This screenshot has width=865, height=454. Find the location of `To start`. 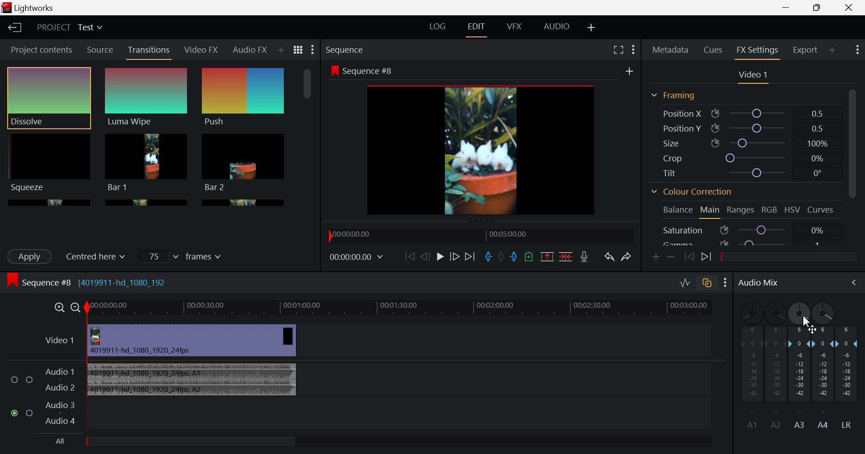

To start is located at coordinates (409, 257).